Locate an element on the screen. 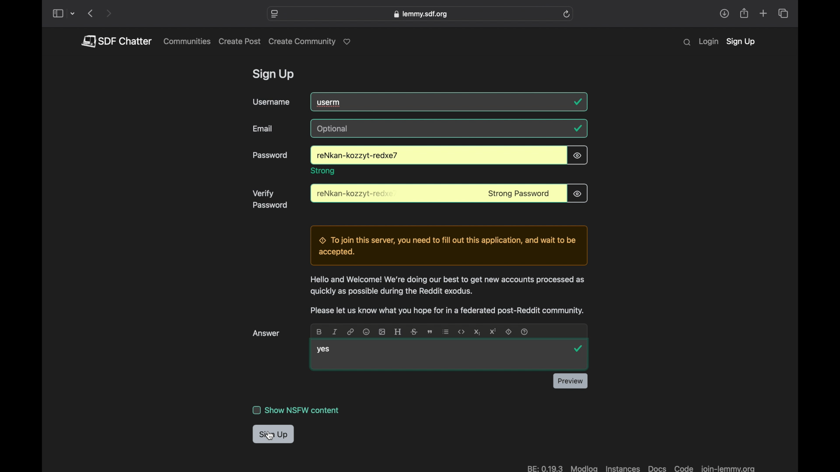 This screenshot has width=840, height=472. tab group picker is located at coordinates (73, 14).